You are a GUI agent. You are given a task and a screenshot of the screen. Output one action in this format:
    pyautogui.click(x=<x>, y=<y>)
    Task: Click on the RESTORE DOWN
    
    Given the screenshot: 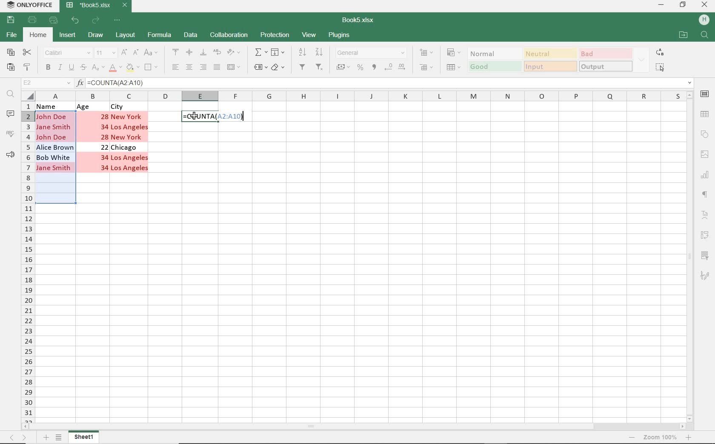 What is the action you would take?
    pyautogui.click(x=684, y=5)
    